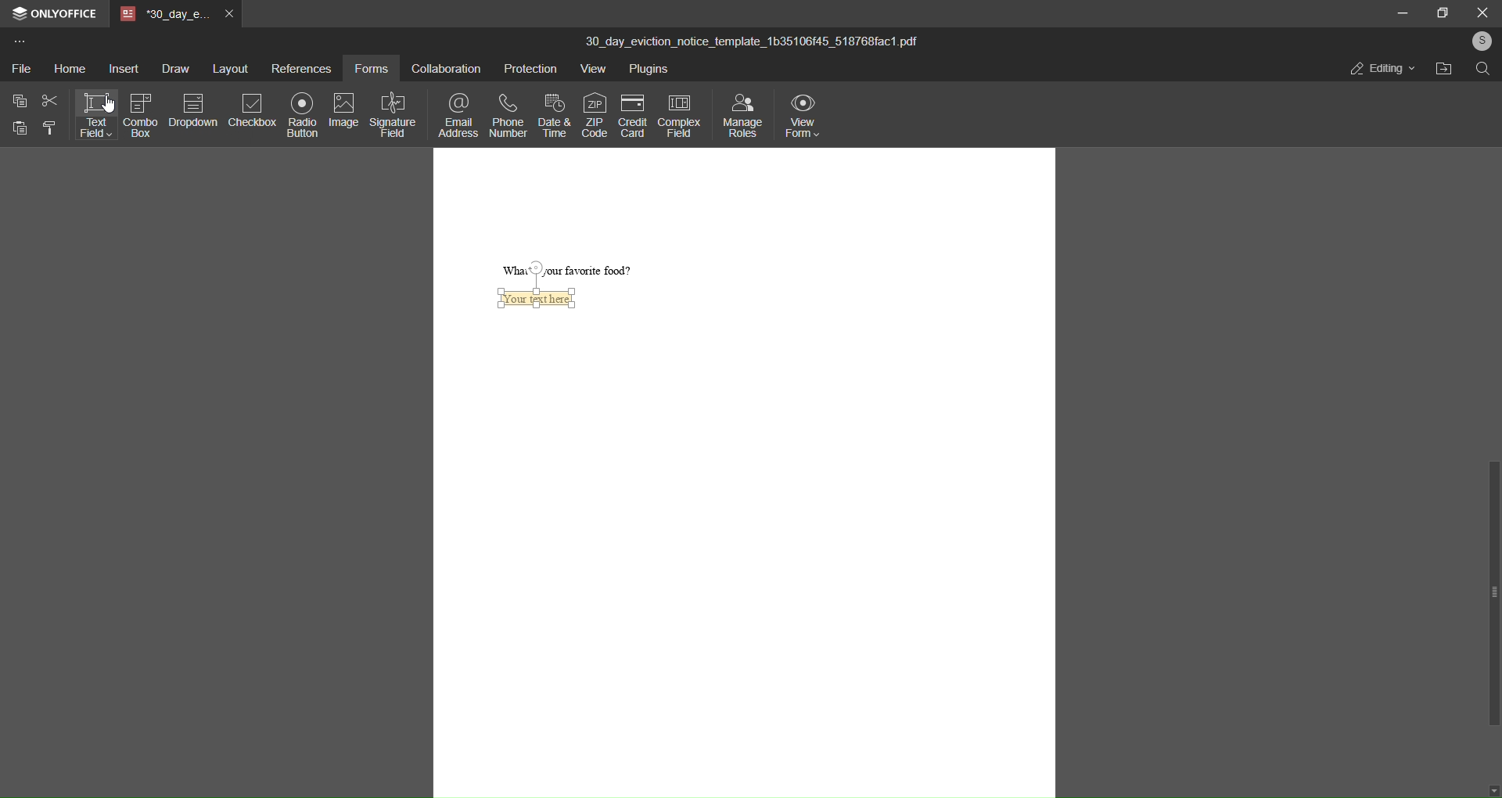  Describe the element at coordinates (745, 115) in the screenshot. I see `Manage Roles` at that location.